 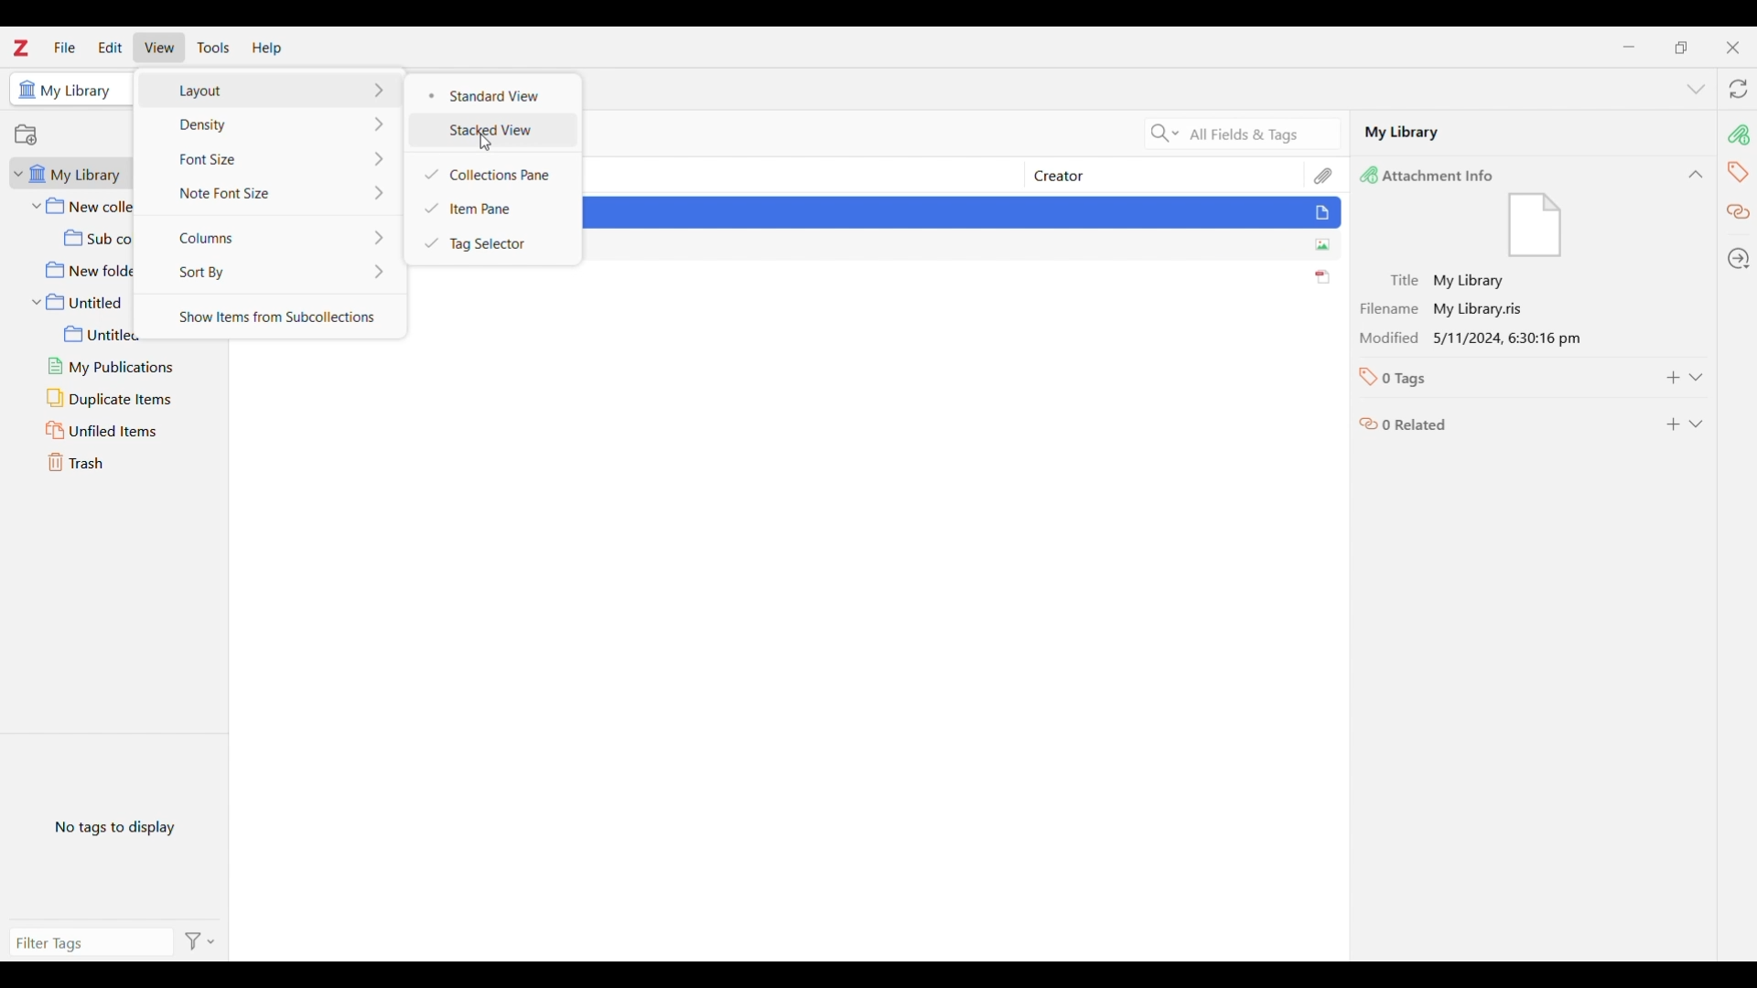 I want to click on Add to related, so click(x=1673, y=424).